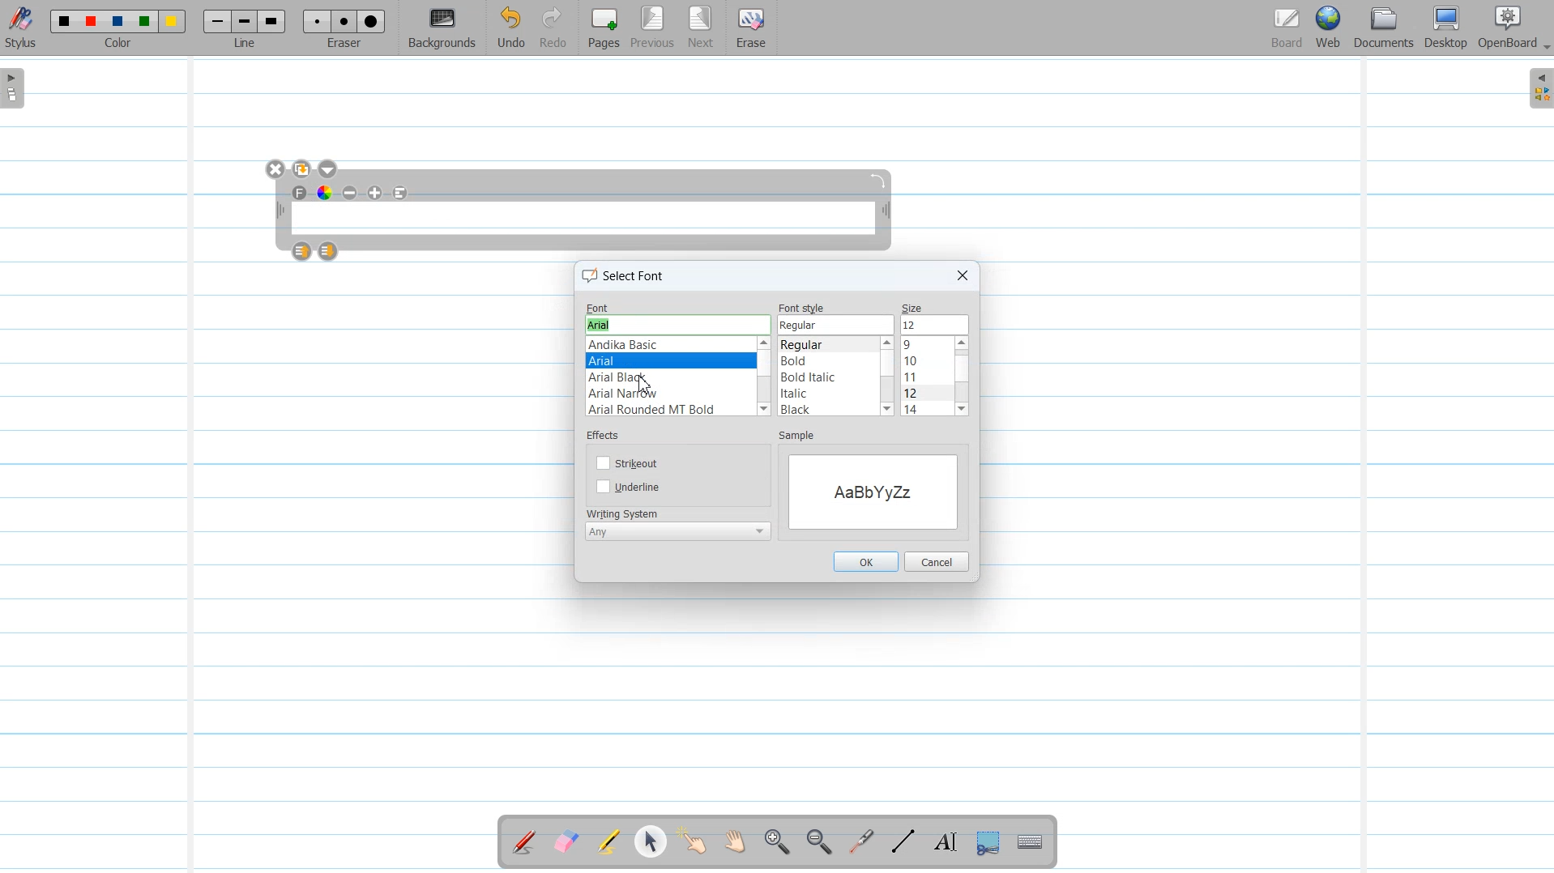  What do you see at coordinates (524, 842) in the screenshot?
I see `Annotate Document` at bounding box center [524, 842].